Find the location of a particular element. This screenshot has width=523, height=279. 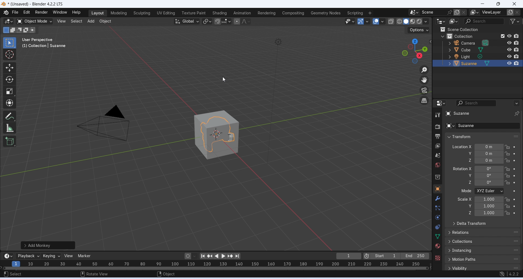

Switch the current view from the prespective is located at coordinates (425, 101).